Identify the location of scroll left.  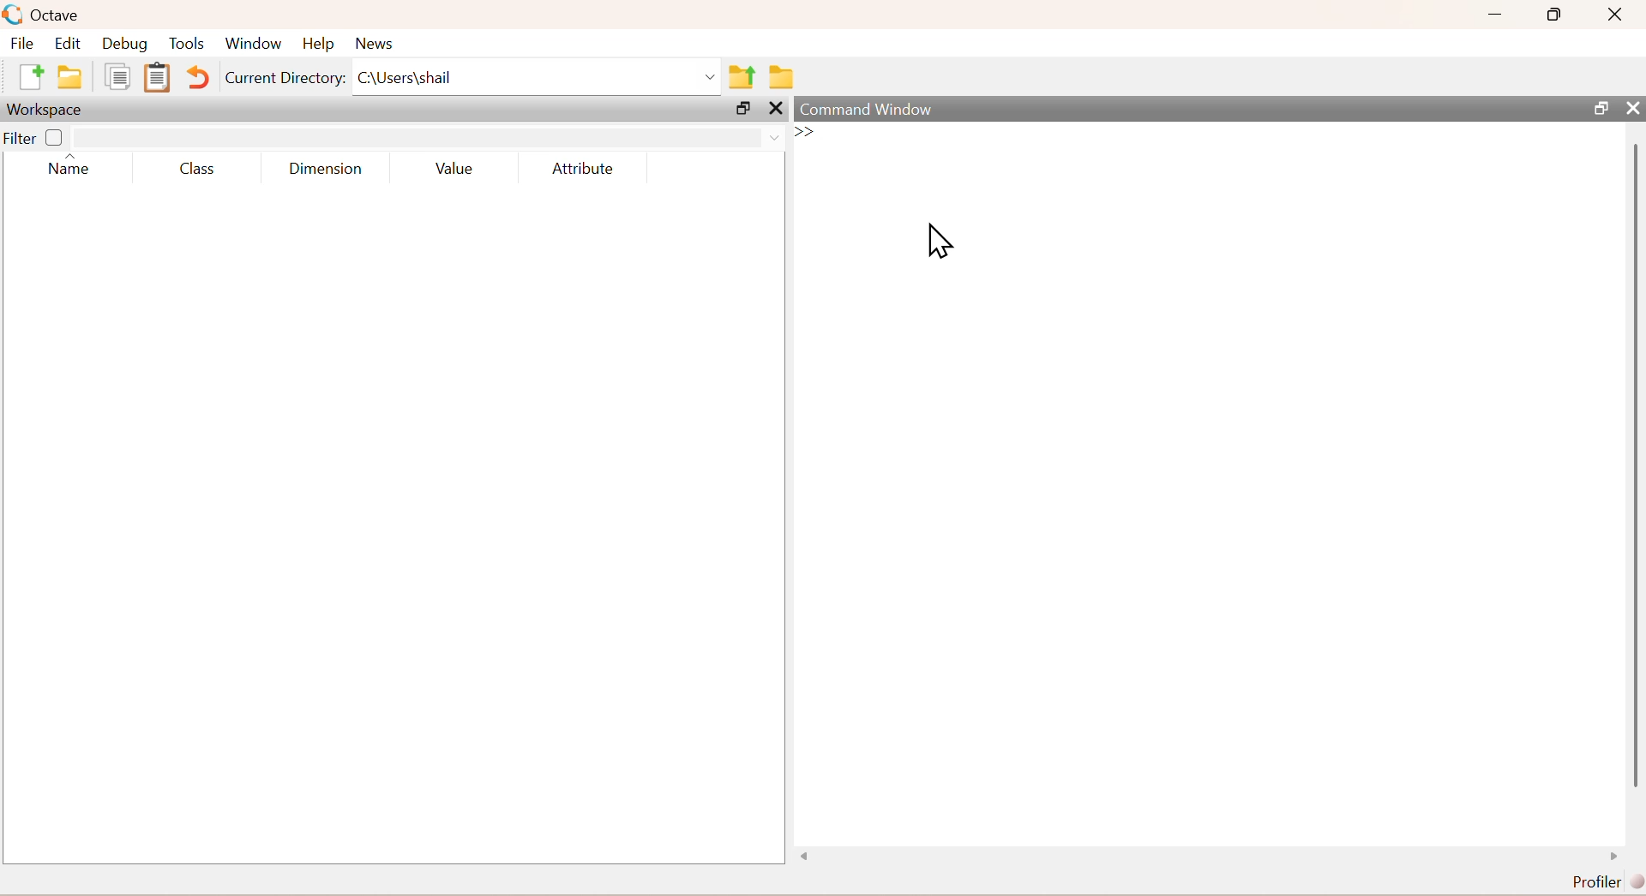
(806, 857).